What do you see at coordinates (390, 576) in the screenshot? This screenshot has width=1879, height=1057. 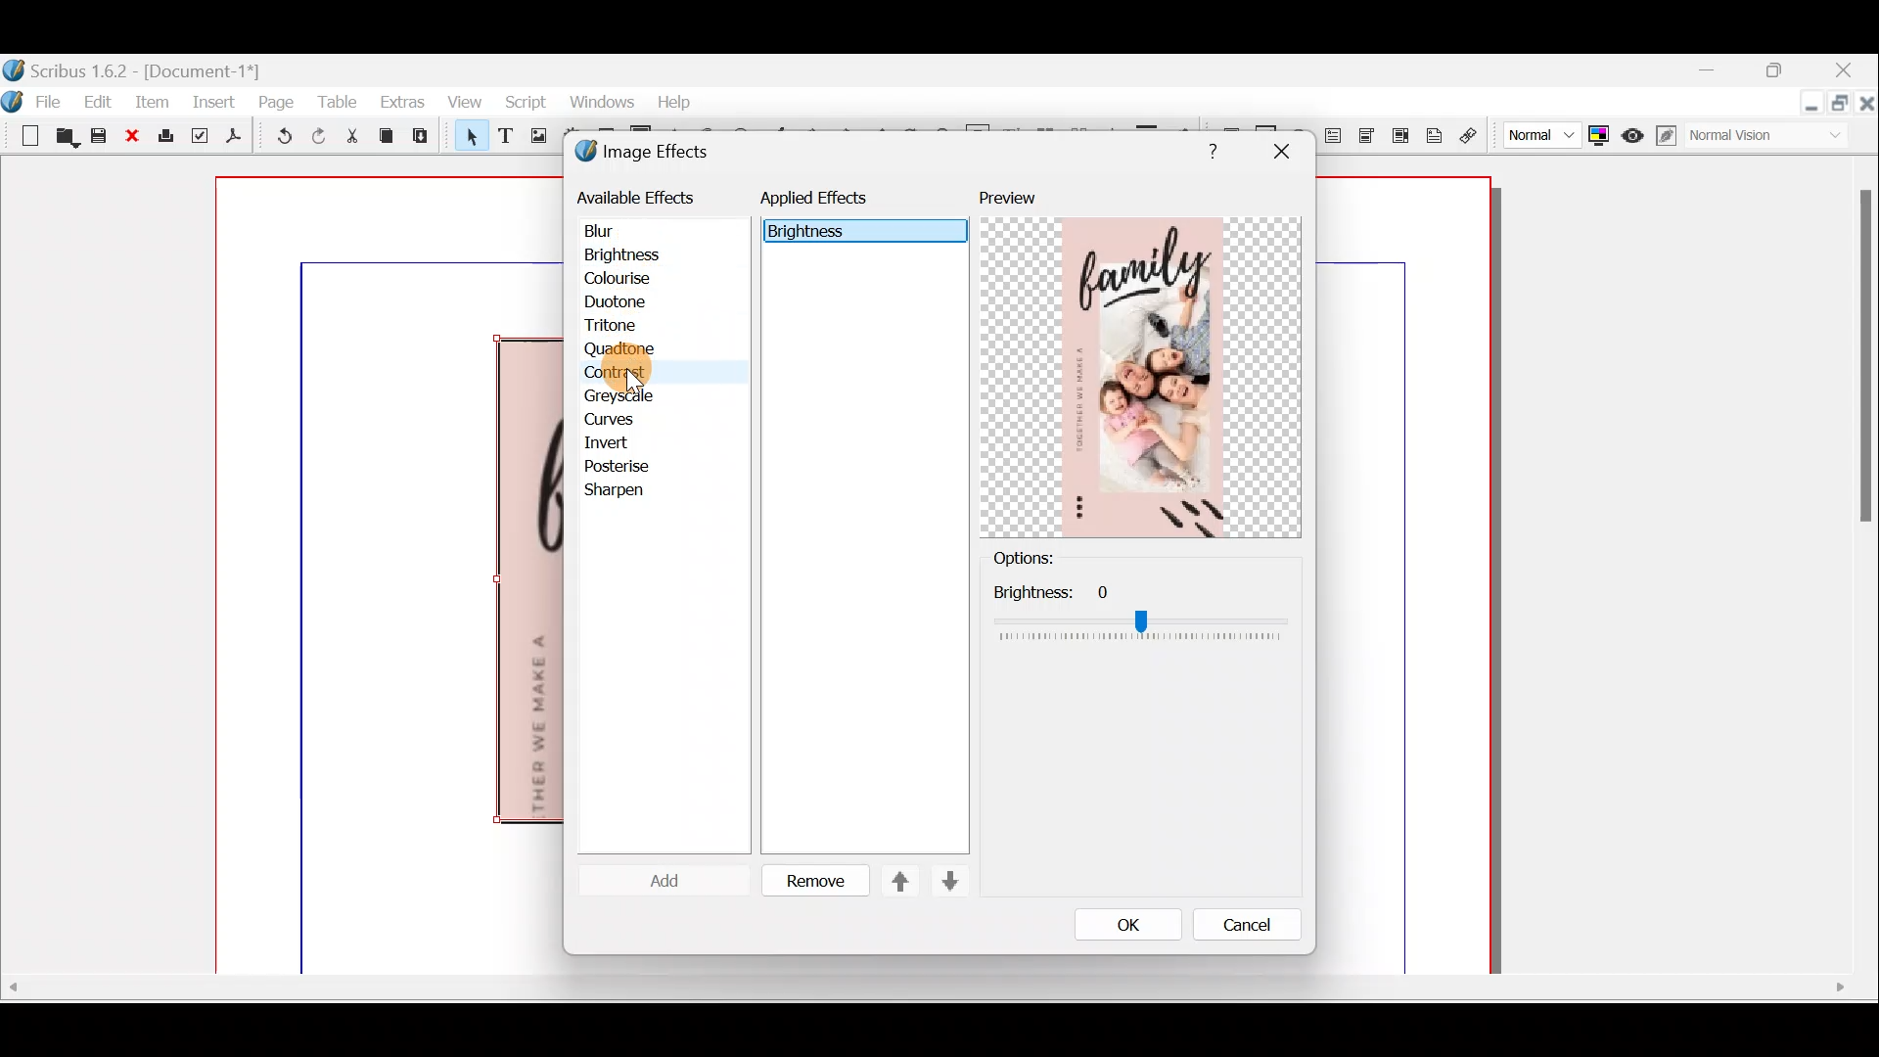 I see `Canvas` at bounding box center [390, 576].